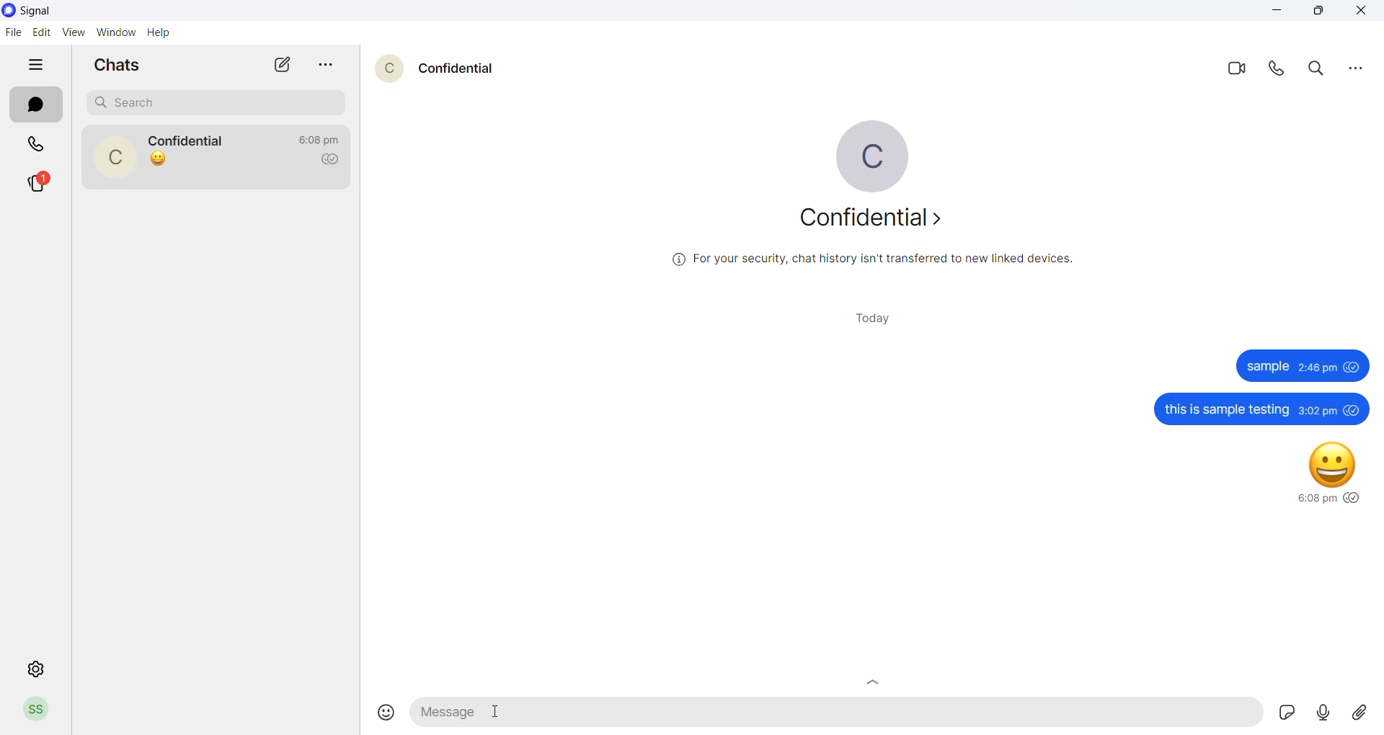 This screenshot has height=735, width=1384. What do you see at coordinates (37, 65) in the screenshot?
I see `hide` at bounding box center [37, 65].